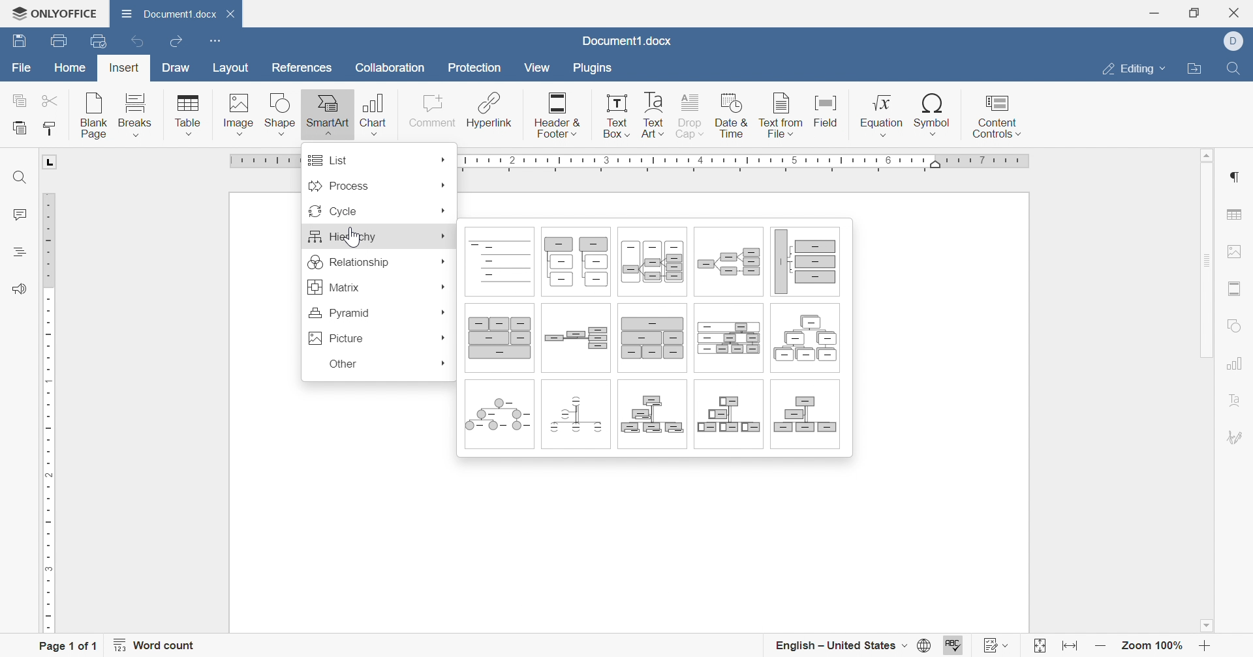  Describe the element at coordinates (594, 70) in the screenshot. I see `Plugins` at that location.